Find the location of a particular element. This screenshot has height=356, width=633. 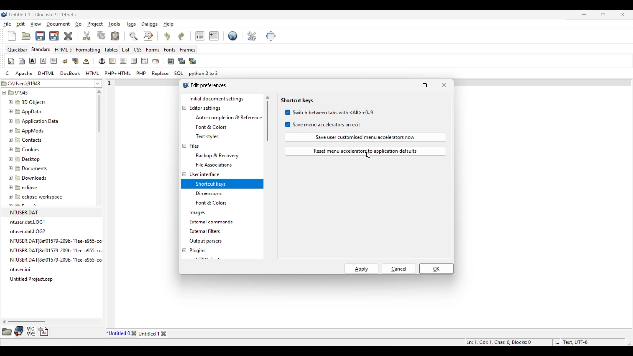

Project menu is located at coordinates (95, 24).